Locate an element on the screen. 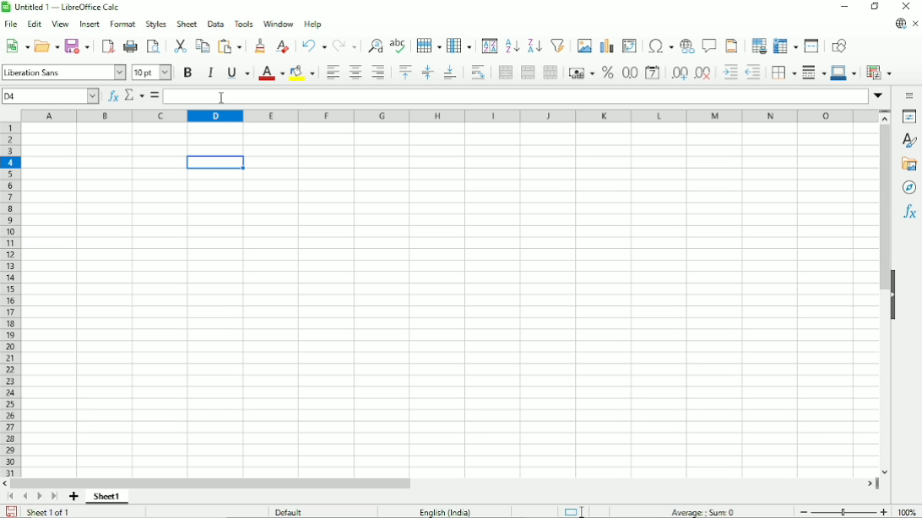  Help is located at coordinates (313, 24).